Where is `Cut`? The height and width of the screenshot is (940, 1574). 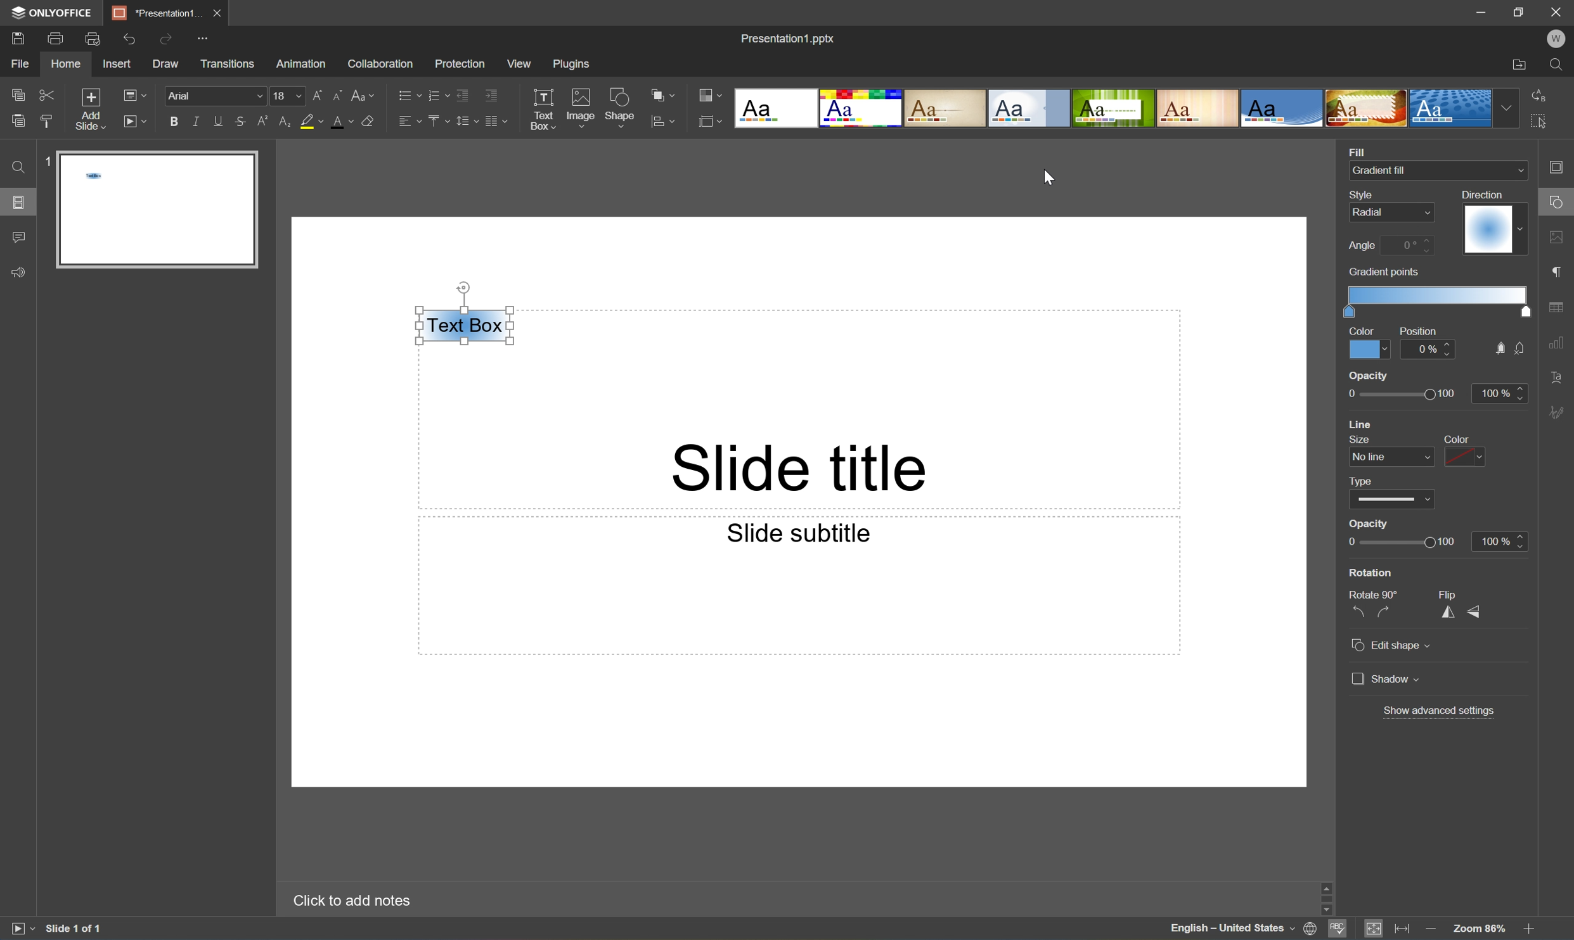
Cut is located at coordinates (48, 94).